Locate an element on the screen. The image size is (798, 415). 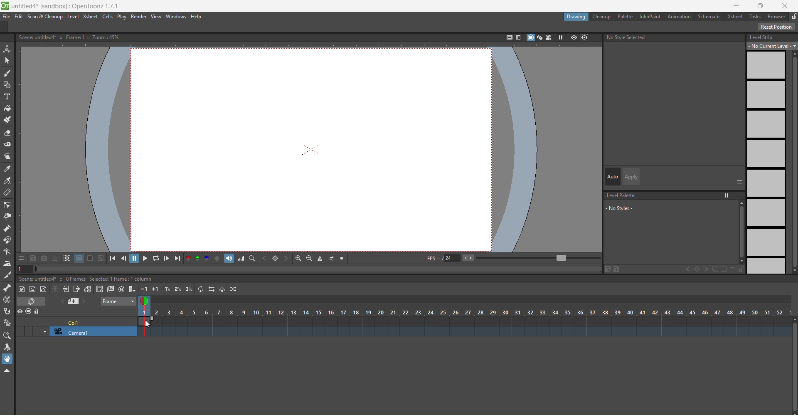
 is located at coordinates (342, 259).